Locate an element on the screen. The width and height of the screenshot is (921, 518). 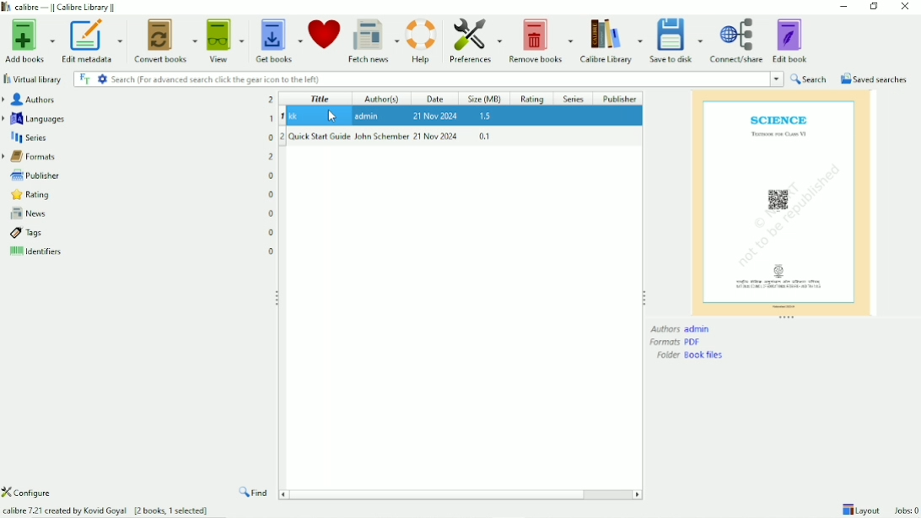
Identifiers is located at coordinates (34, 253).